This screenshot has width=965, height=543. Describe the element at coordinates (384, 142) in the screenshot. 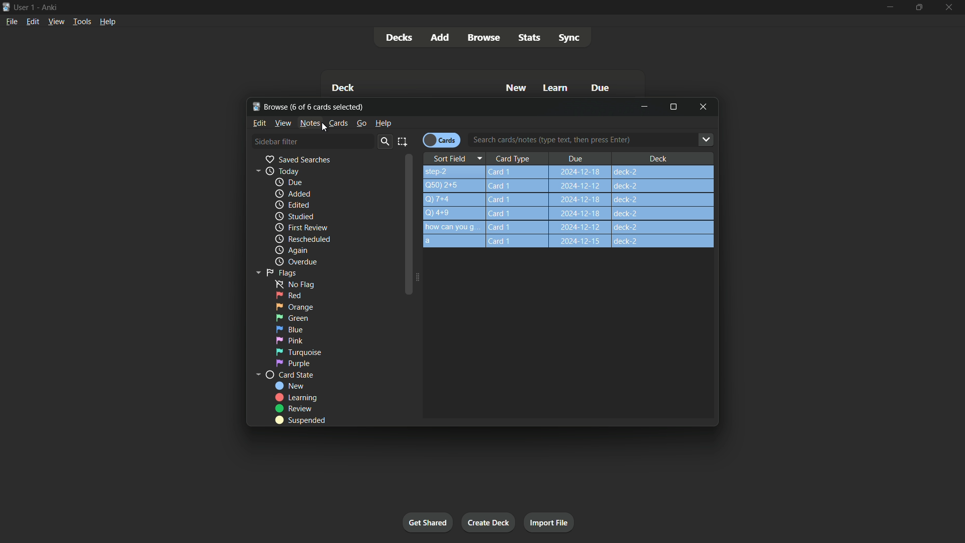

I see `Search` at that location.